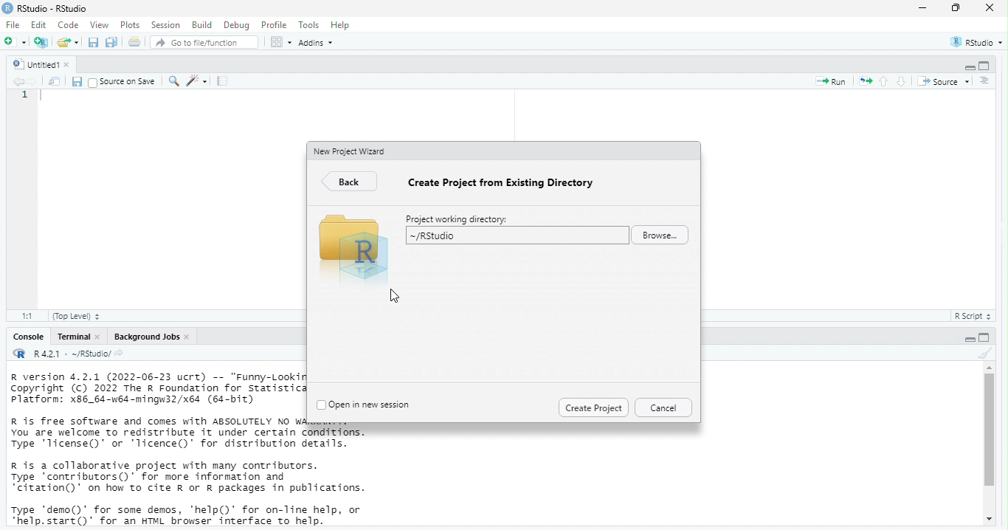 This screenshot has width=1008, height=530. I want to click on open an existing file, so click(69, 41).